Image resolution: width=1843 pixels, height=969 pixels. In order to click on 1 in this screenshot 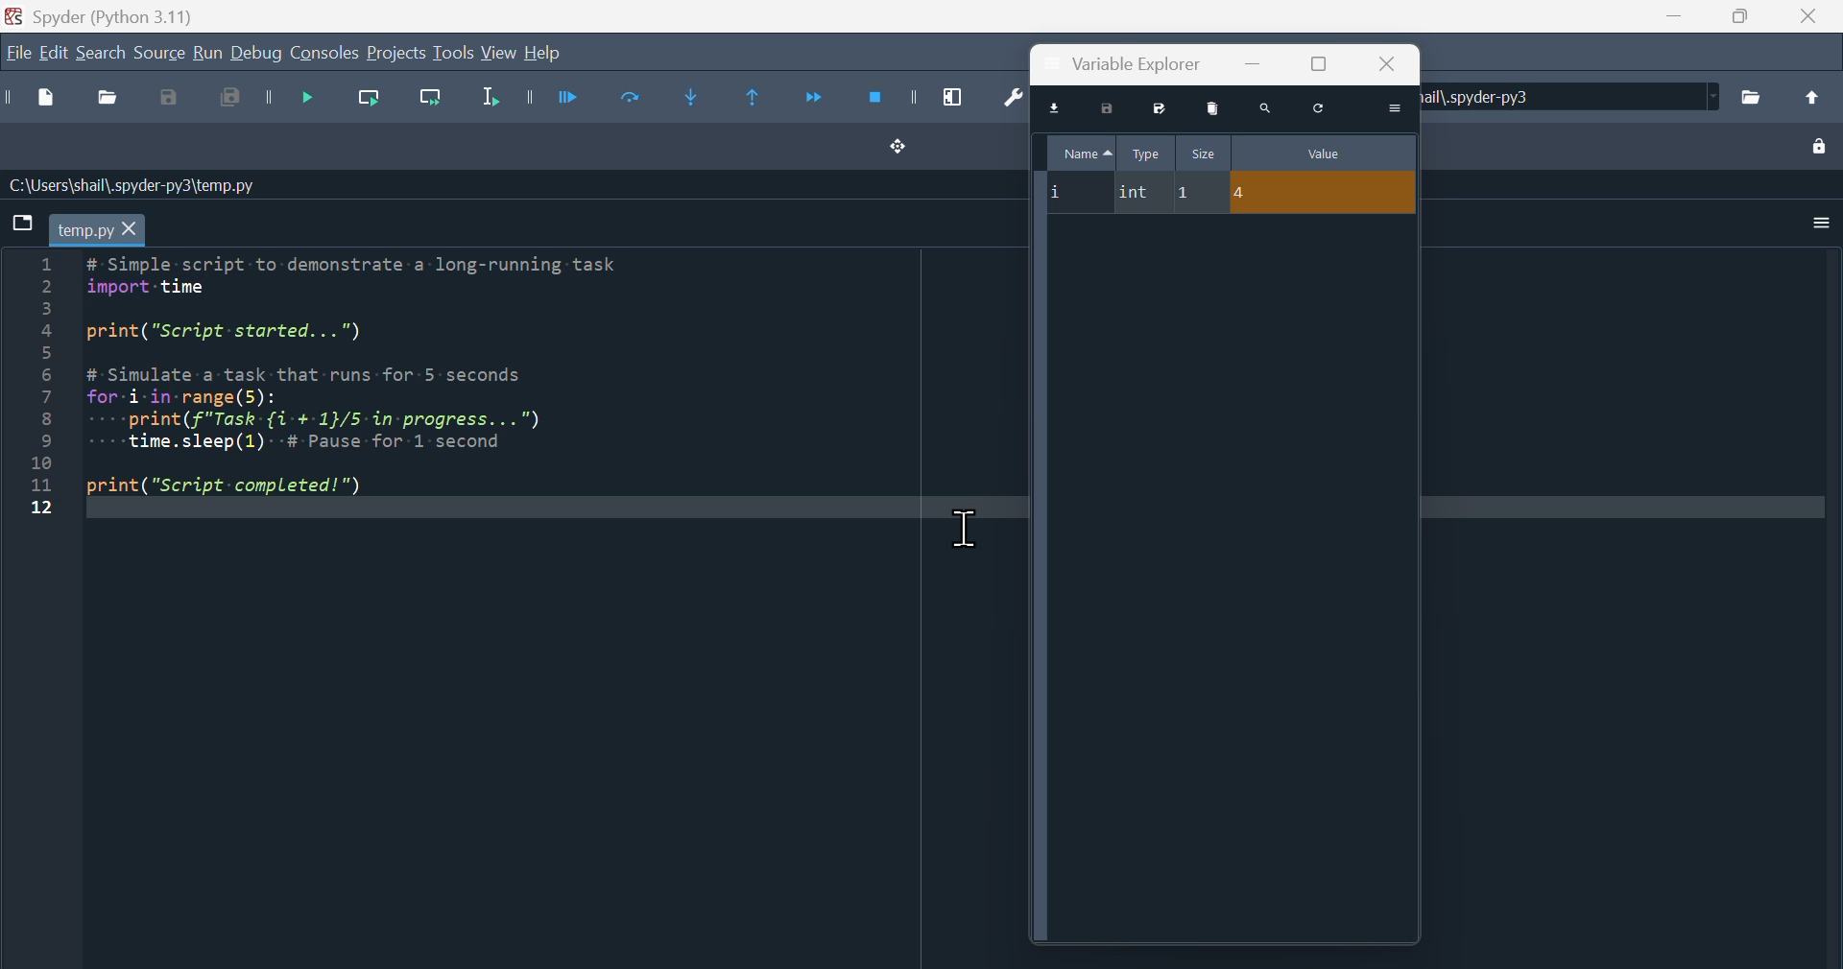, I will do `click(1199, 192)`.